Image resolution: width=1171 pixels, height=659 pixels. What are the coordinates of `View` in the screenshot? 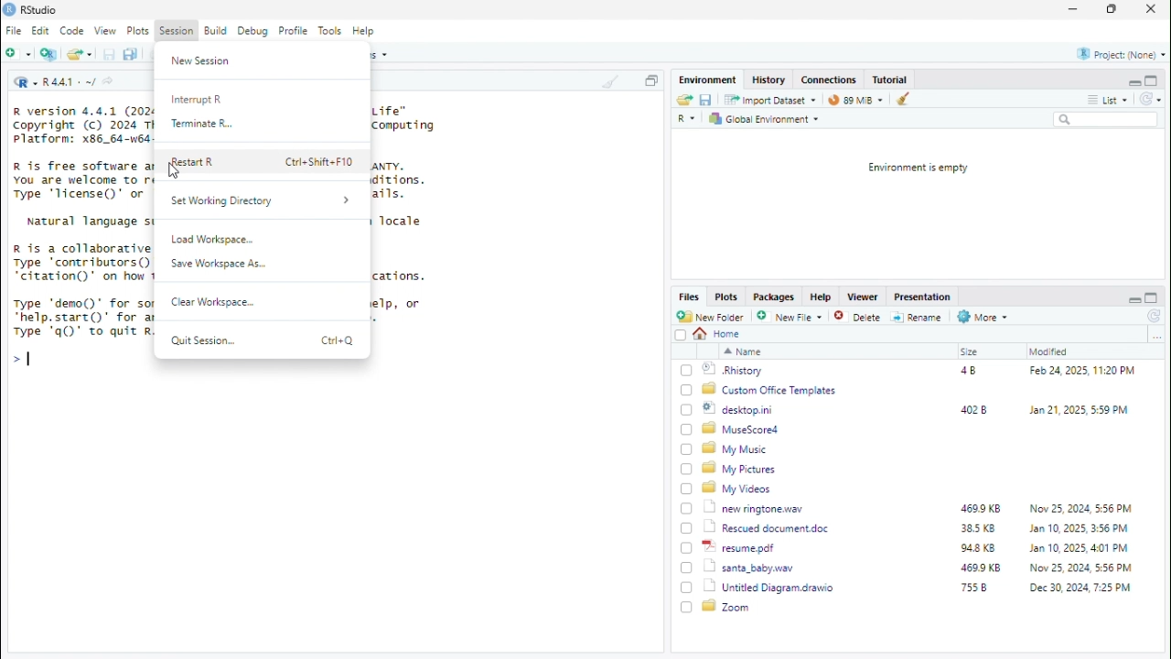 It's located at (105, 31).